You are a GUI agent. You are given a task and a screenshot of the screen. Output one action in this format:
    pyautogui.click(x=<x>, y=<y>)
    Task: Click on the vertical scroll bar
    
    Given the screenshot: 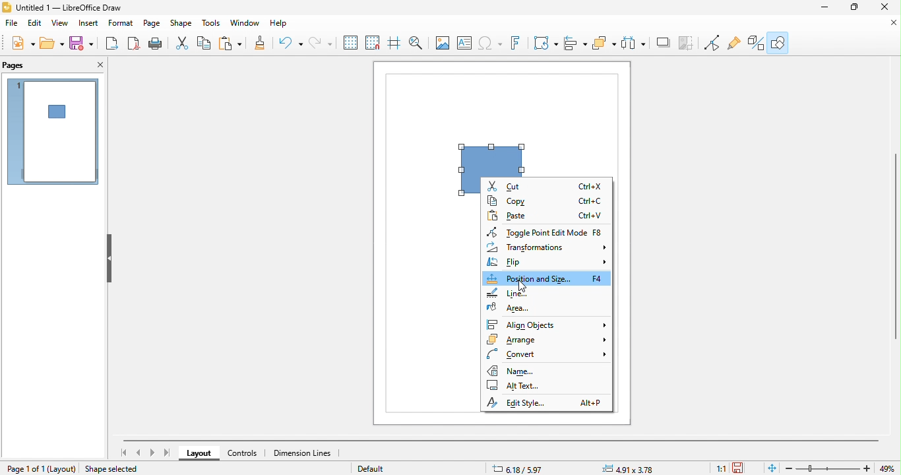 What is the action you would take?
    pyautogui.click(x=895, y=245)
    